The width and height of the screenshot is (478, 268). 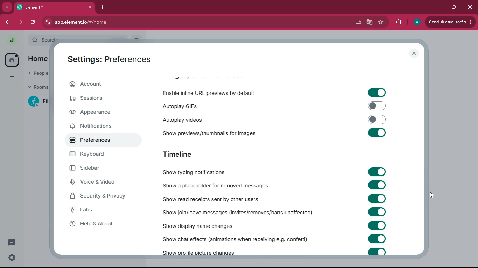 I want to click on notifications, so click(x=96, y=126).